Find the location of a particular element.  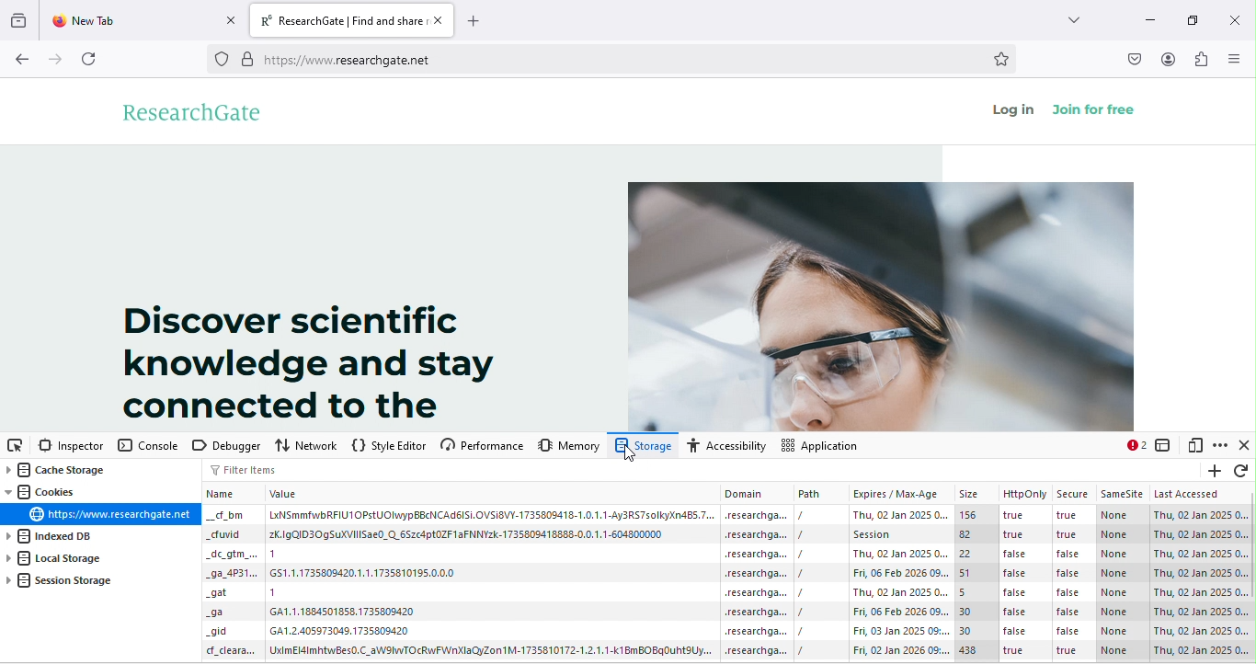

expires/max-age is located at coordinates (896, 495).